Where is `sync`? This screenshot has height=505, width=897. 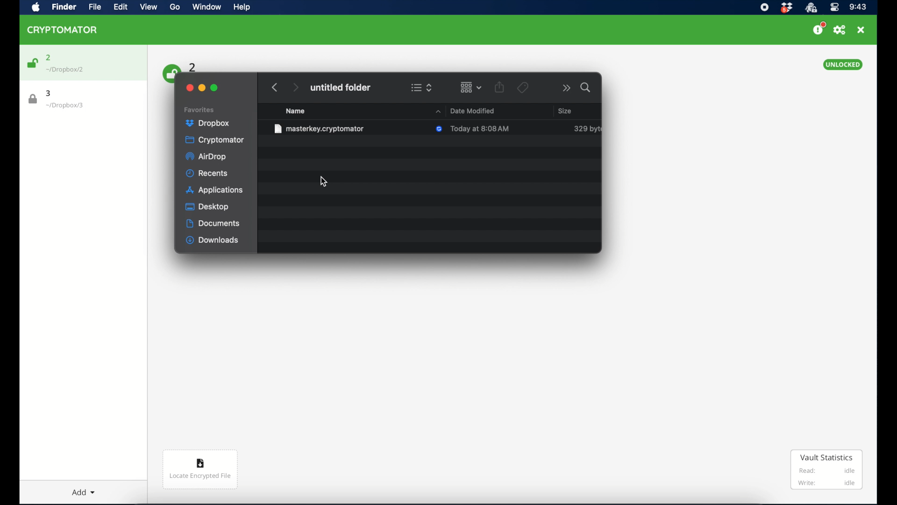
sync is located at coordinates (440, 130).